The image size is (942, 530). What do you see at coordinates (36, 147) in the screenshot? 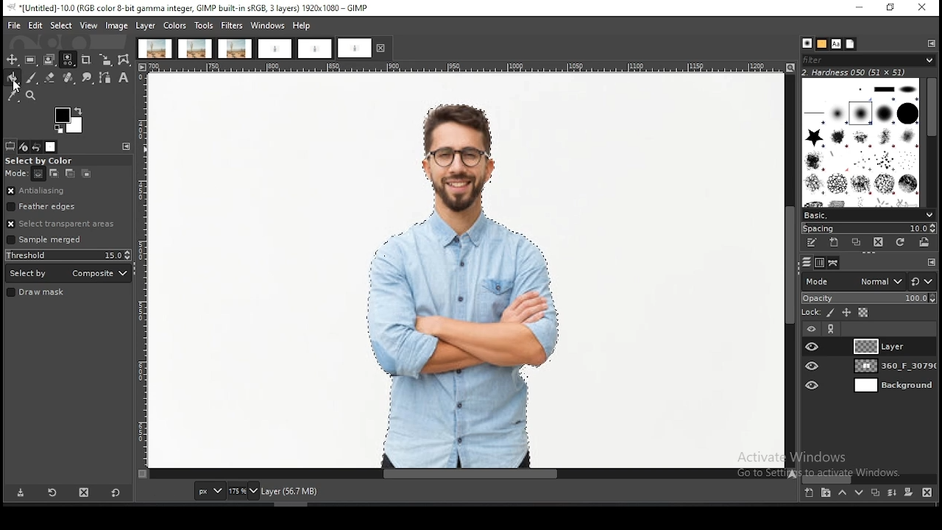
I see `undo history` at bounding box center [36, 147].